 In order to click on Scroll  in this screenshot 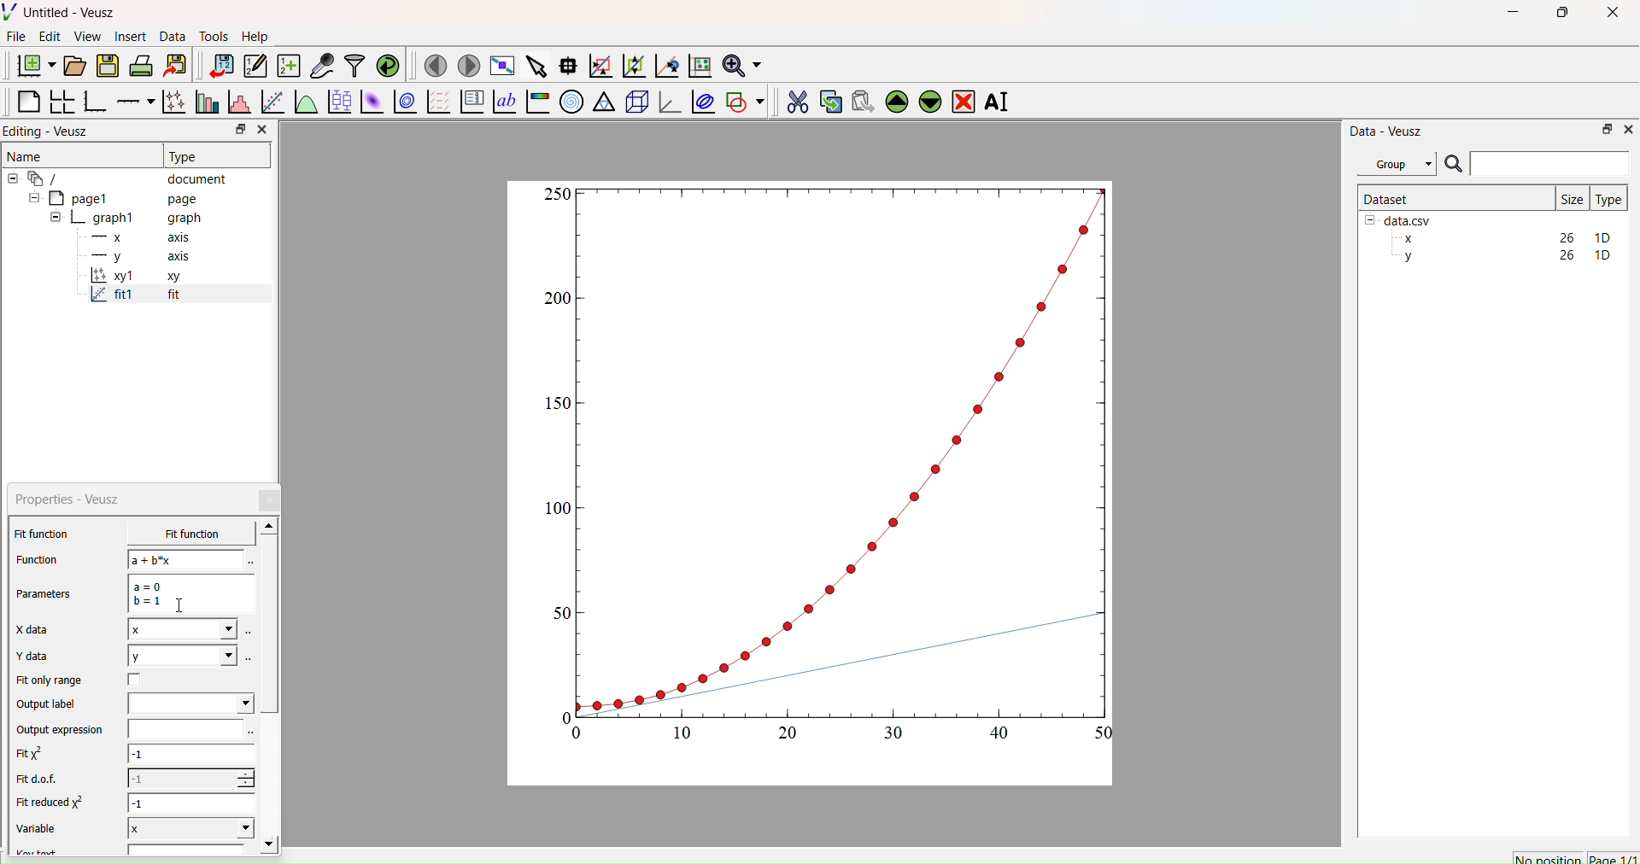, I will do `click(270, 687)`.